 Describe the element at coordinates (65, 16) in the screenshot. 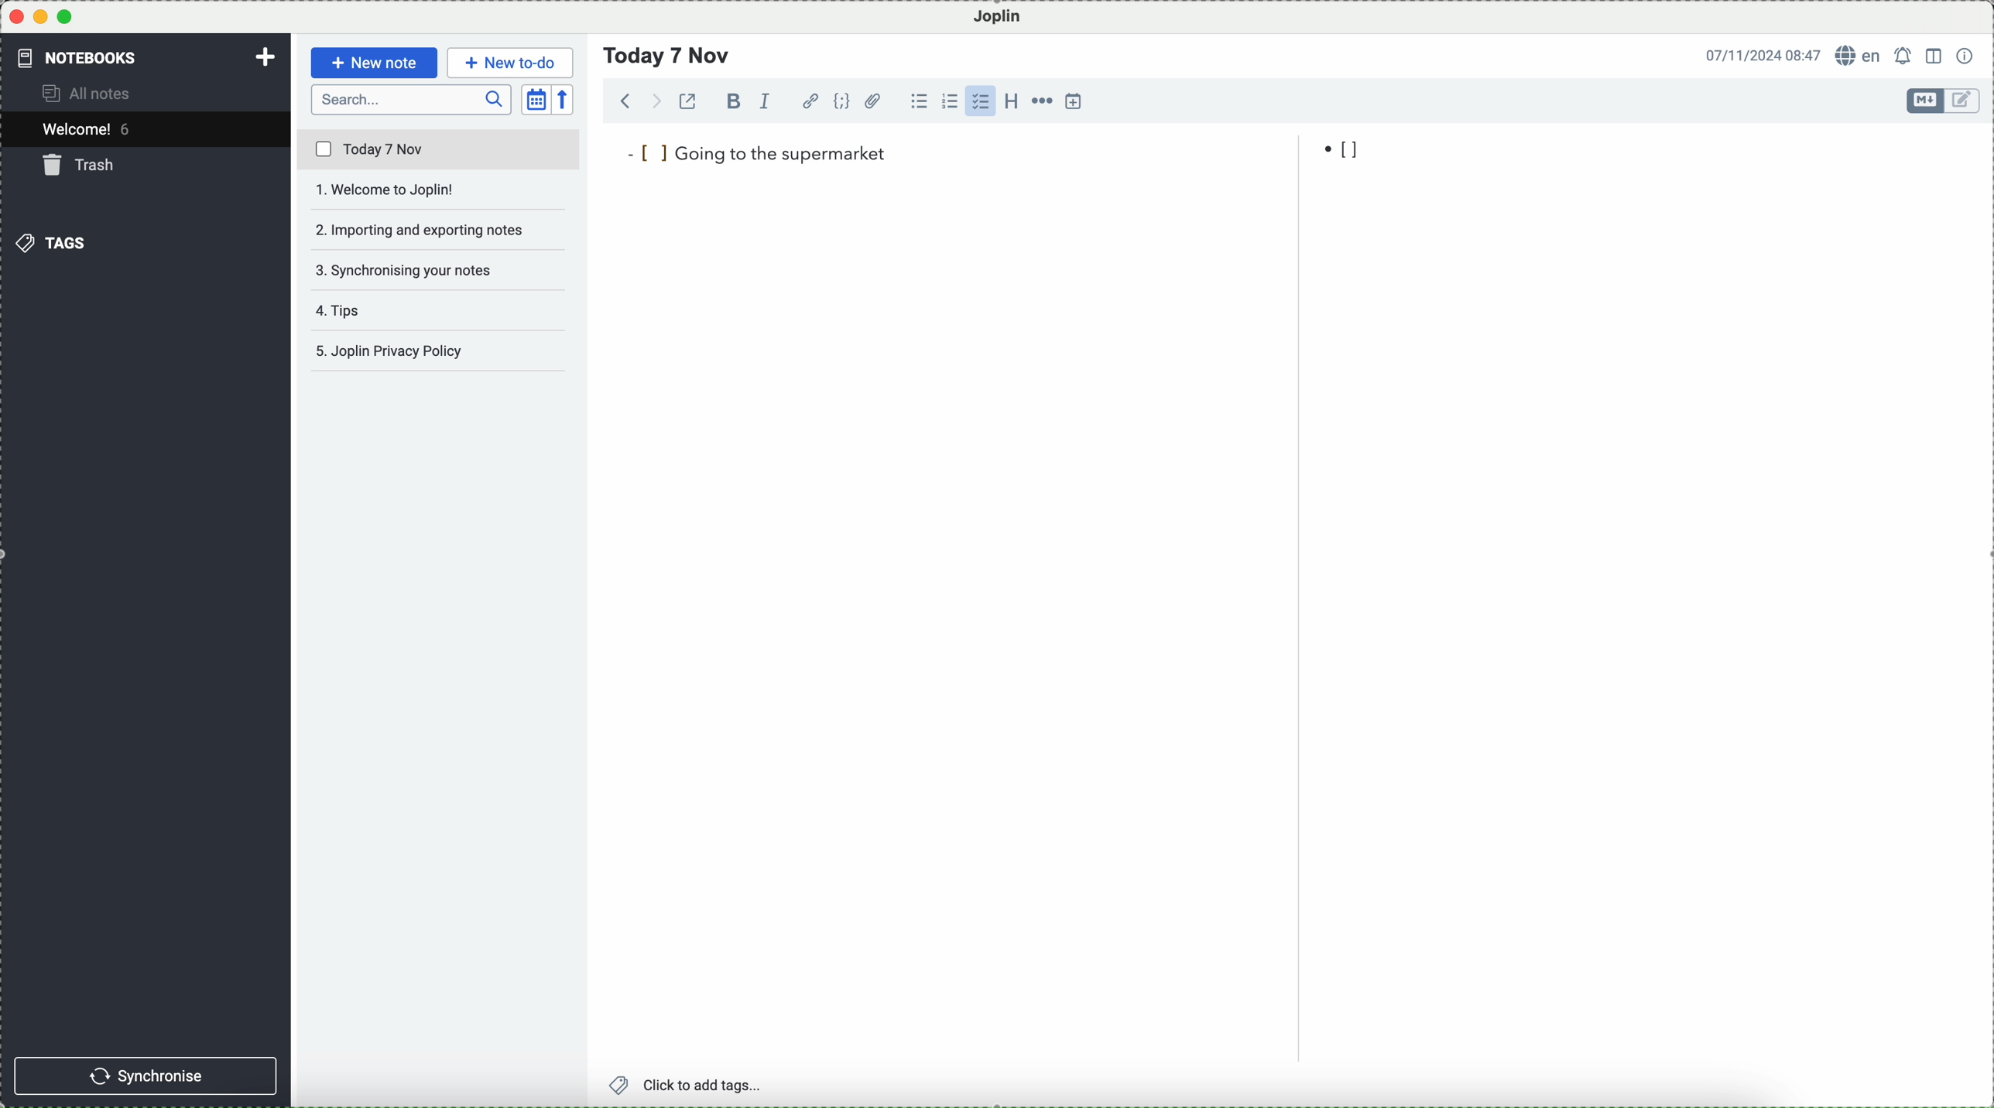

I see `maximize` at that location.